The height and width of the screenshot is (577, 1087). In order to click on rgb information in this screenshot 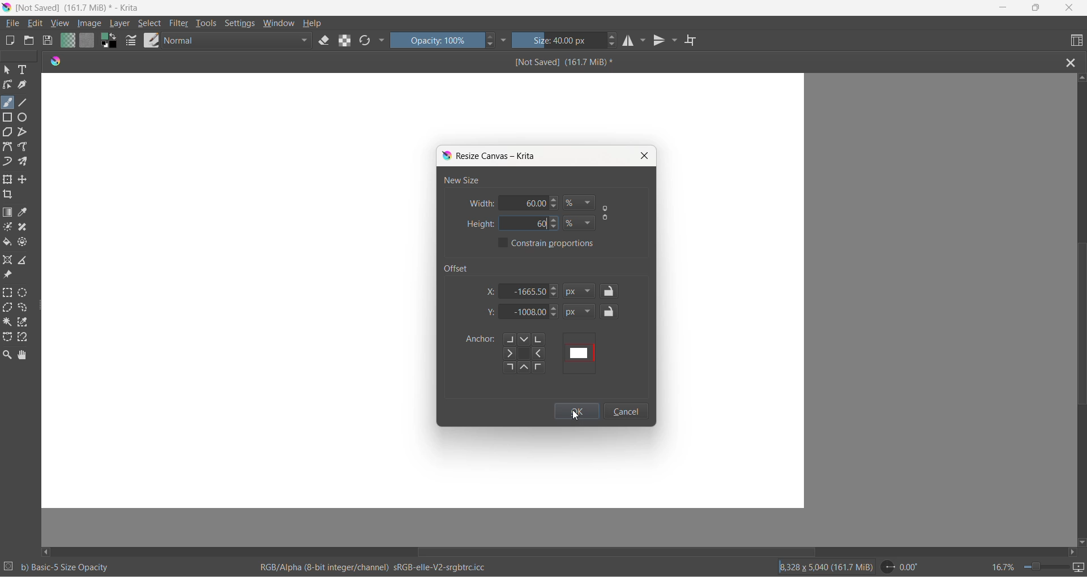, I will do `click(379, 567)`.